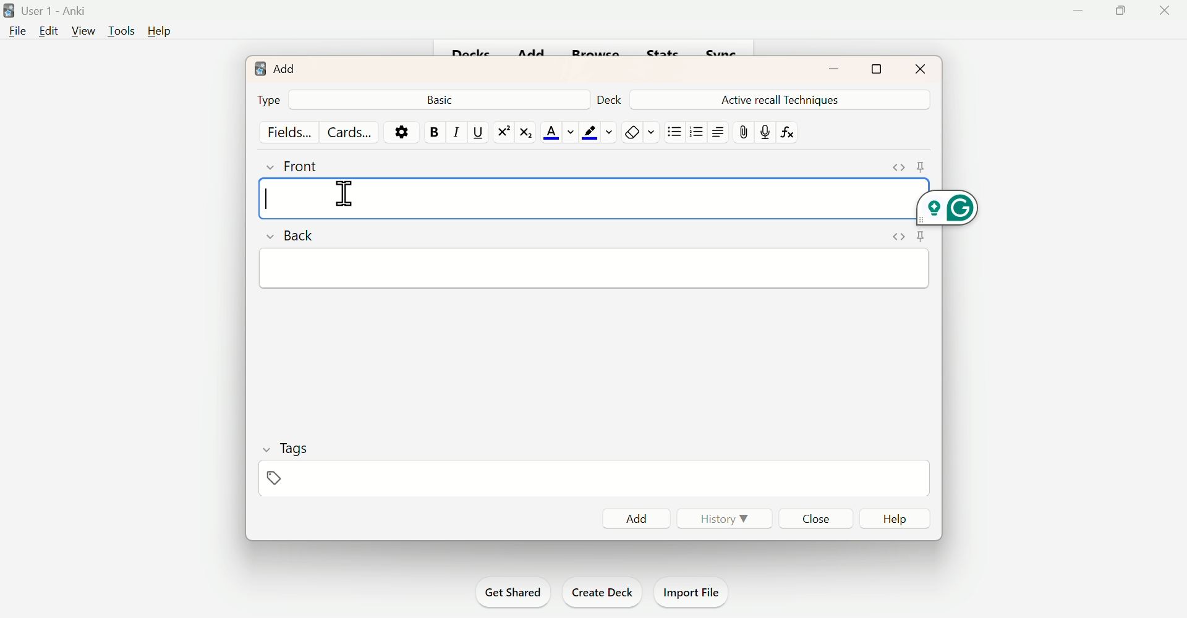  Describe the element at coordinates (696, 132) in the screenshot. I see `Organised List` at that location.